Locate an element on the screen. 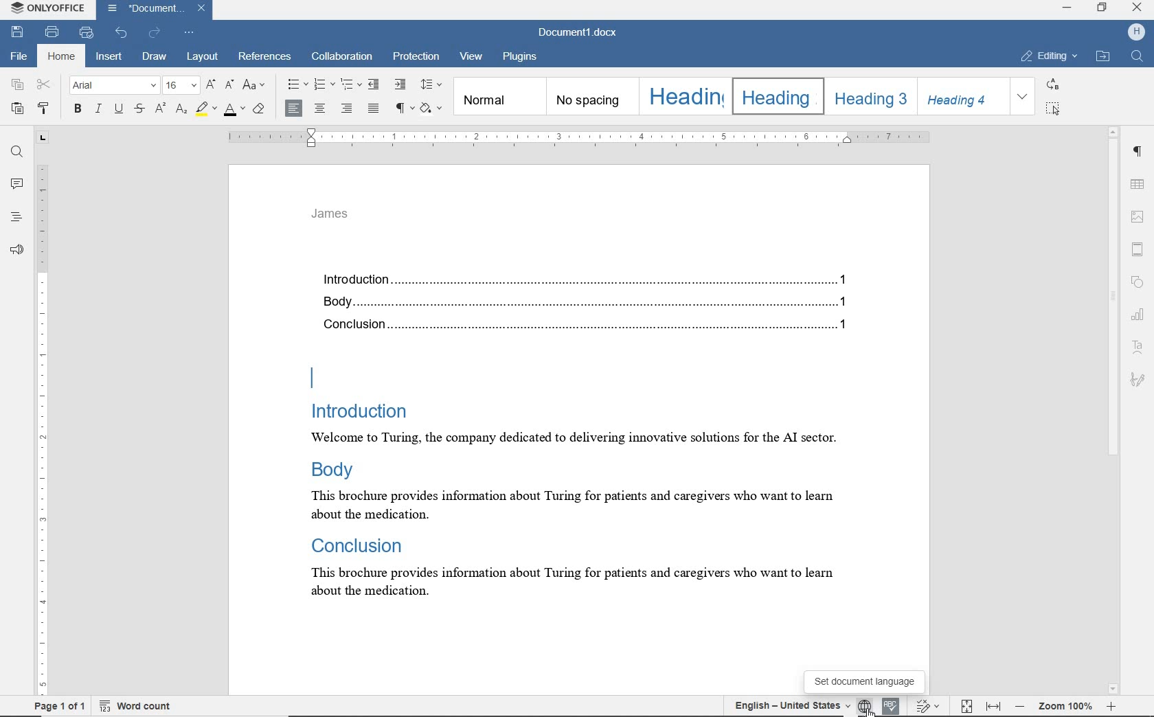 This screenshot has height=717, width=1154. font color is located at coordinates (236, 108).